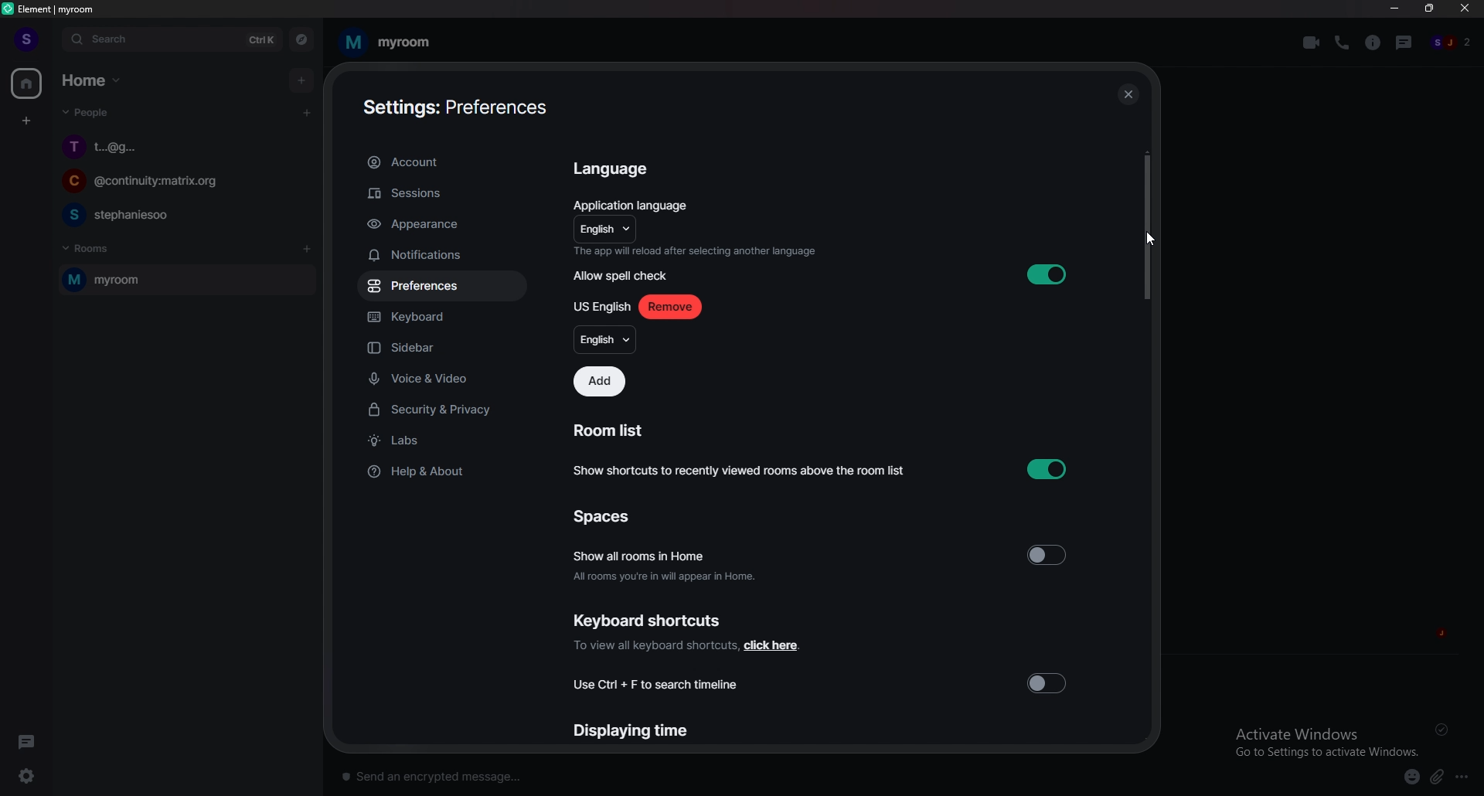 This screenshot has width=1484, height=796. I want to click on minimize, so click(1394, 9).